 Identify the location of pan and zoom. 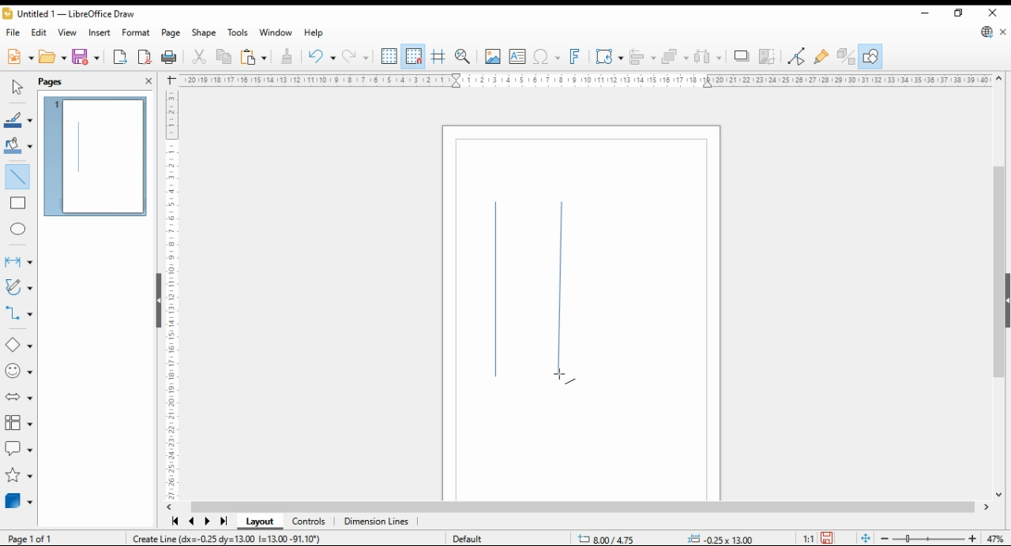
(463, 57).